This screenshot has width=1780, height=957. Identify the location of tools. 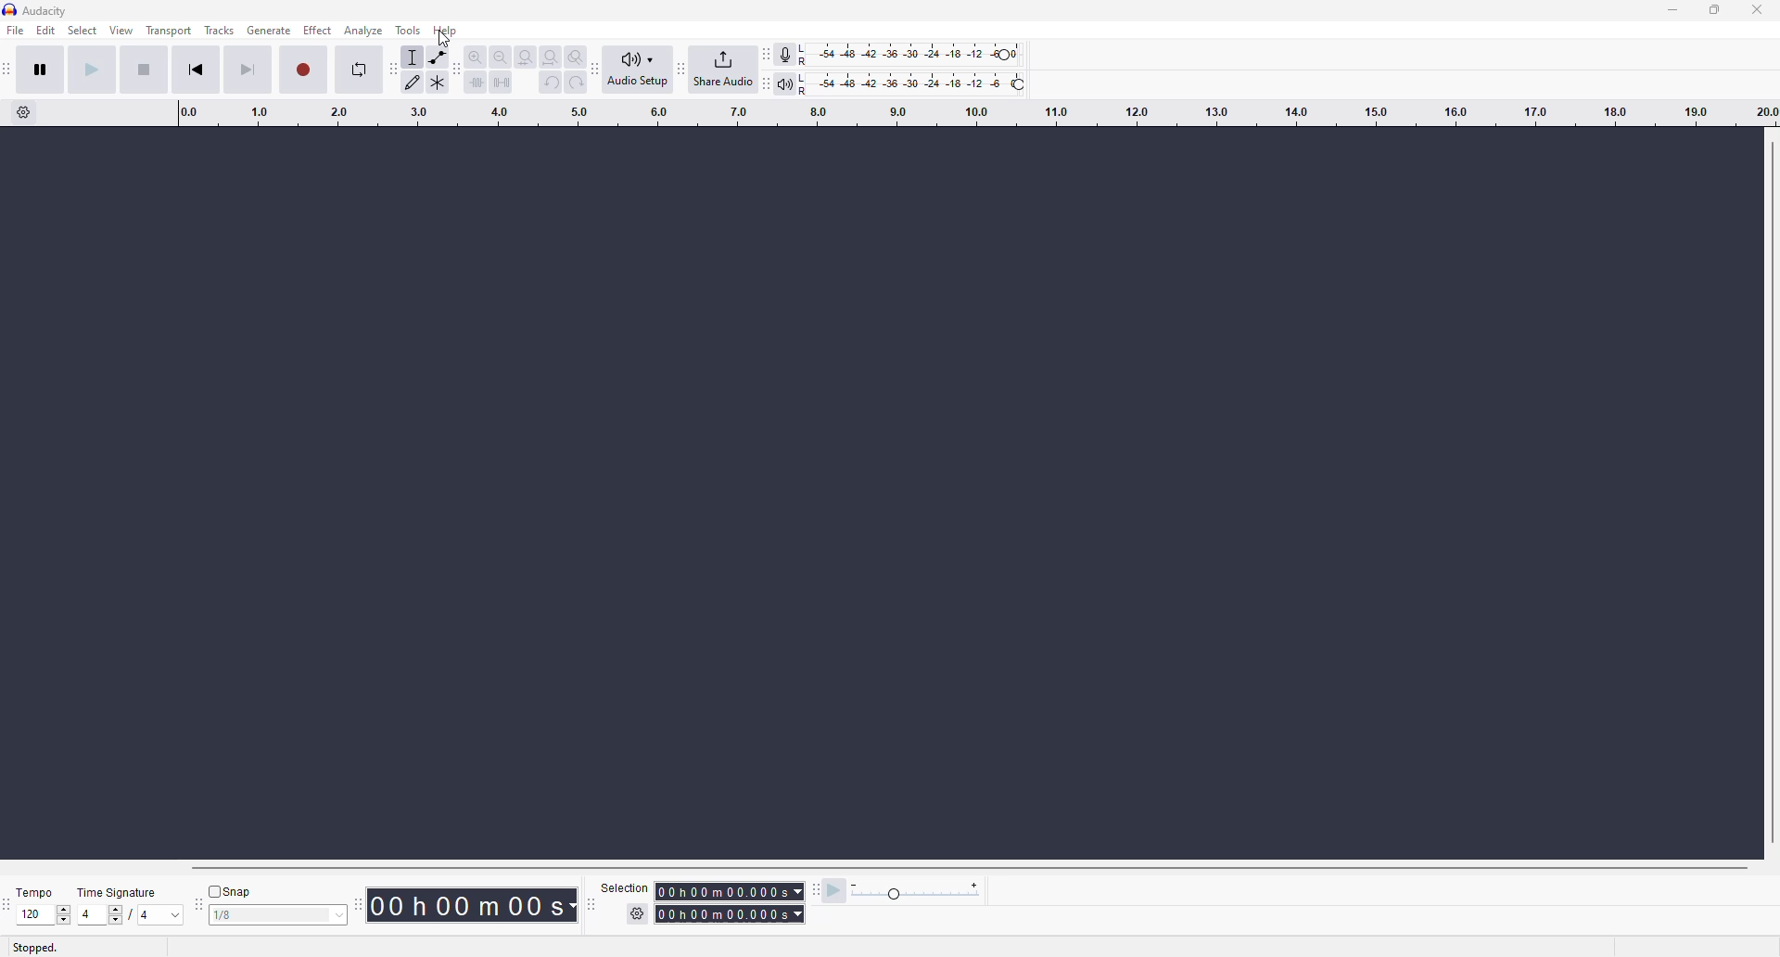
(413, 27).